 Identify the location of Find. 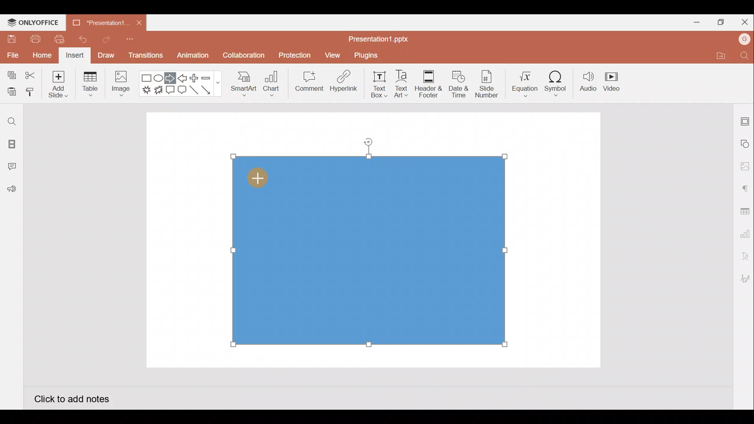
(12, 121).